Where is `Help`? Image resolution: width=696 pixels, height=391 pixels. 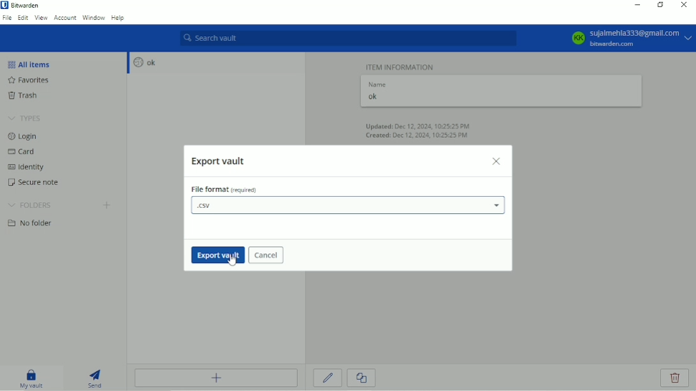 Help is located at coordinates (119, 18).